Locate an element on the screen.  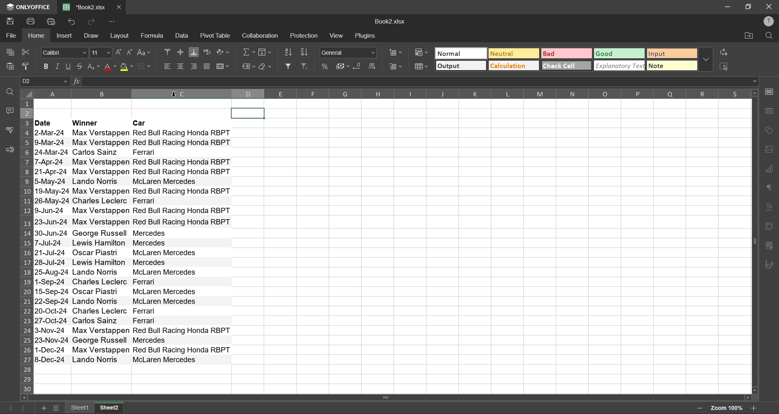
next is located at coordinates (26, 408).